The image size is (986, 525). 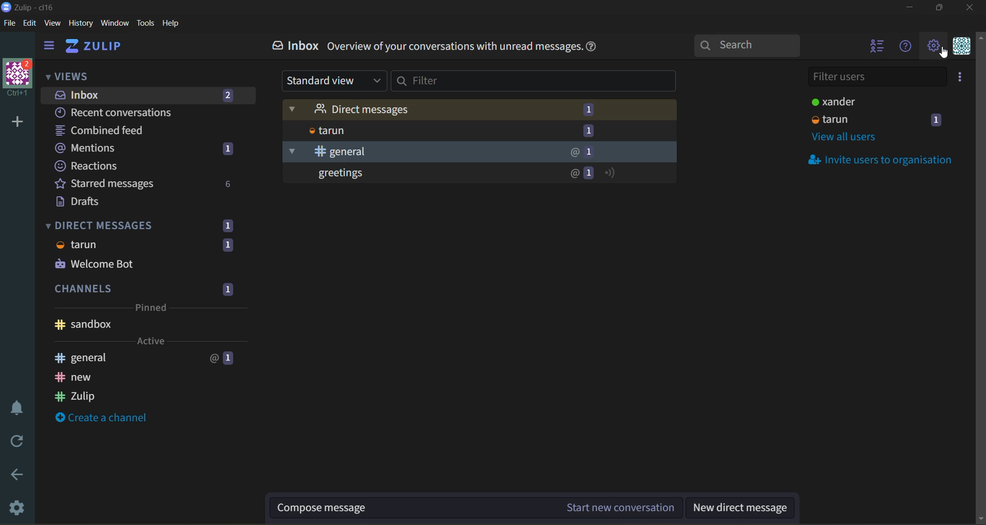 I want to click on zulip, so click(x=90, y=398).